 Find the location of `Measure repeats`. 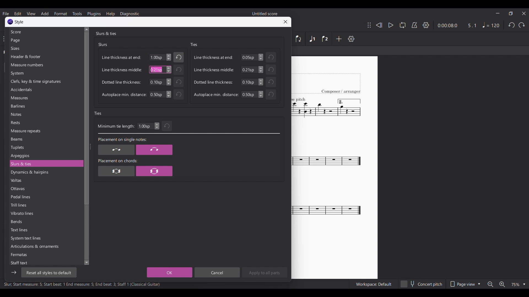

Measure repeats is located at coordinates (45, 131).